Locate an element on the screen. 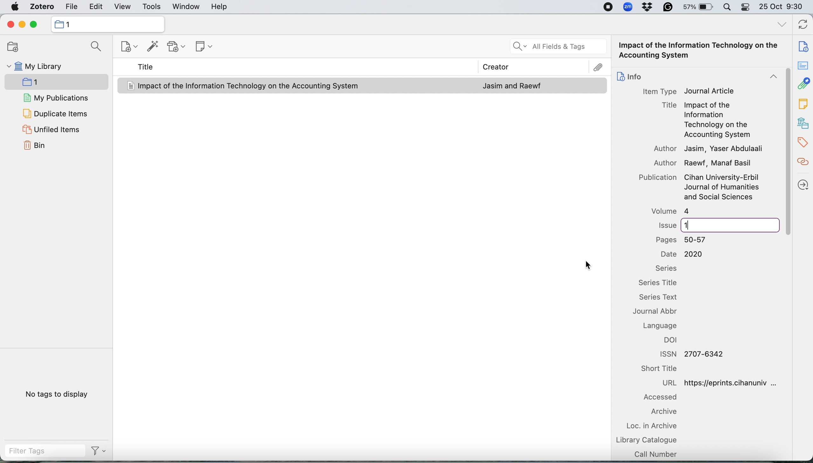  tools is located at coordinates (152, 6).